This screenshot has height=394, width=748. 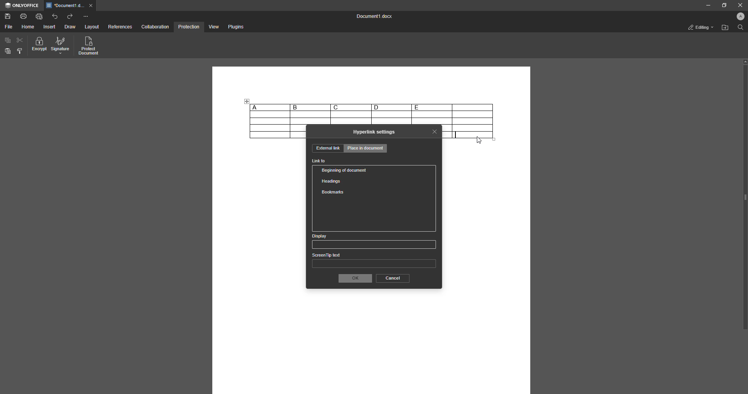 I want to click on Tab 1, so click(x=71, y=6).